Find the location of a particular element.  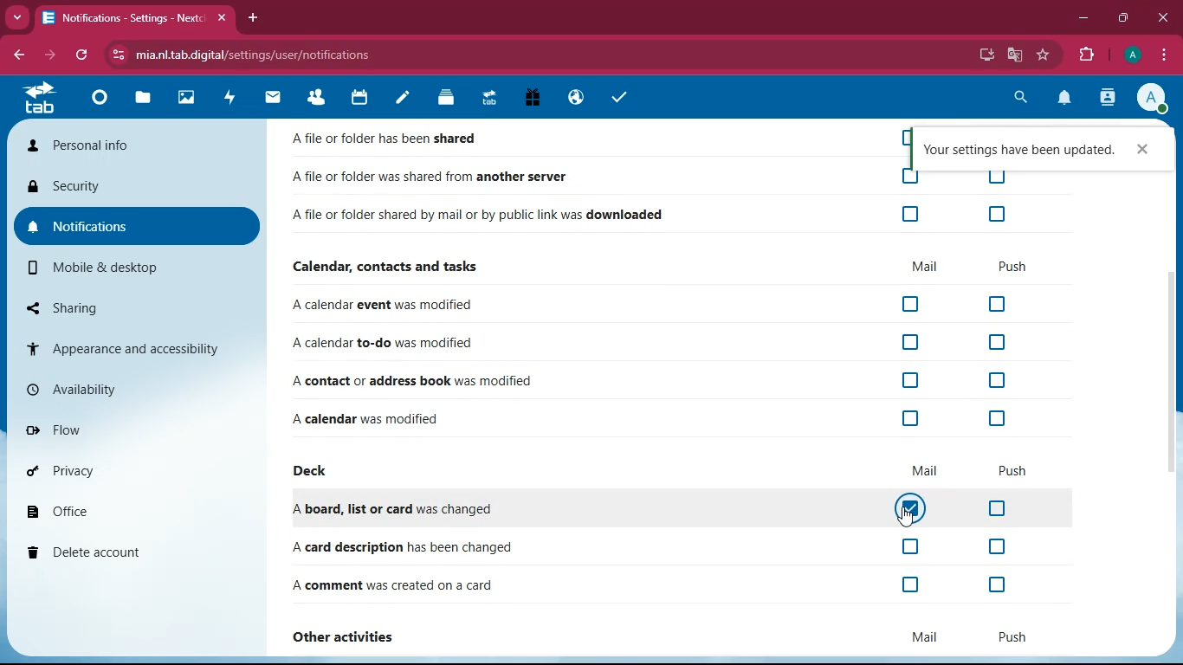

push is located at coordinates (1013, 631).